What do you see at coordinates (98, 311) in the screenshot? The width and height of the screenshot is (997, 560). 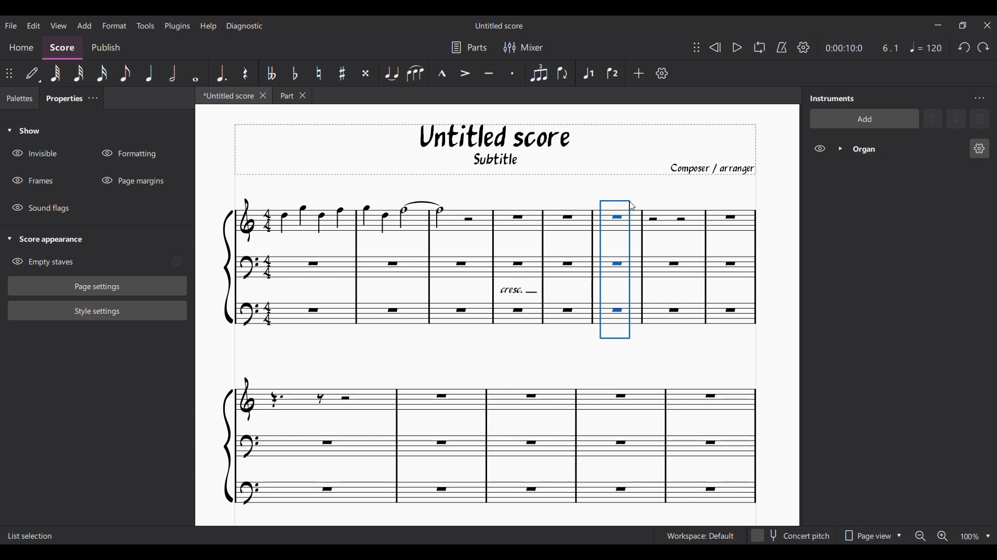 I see `Style settings` at bounding box center [98, 311].